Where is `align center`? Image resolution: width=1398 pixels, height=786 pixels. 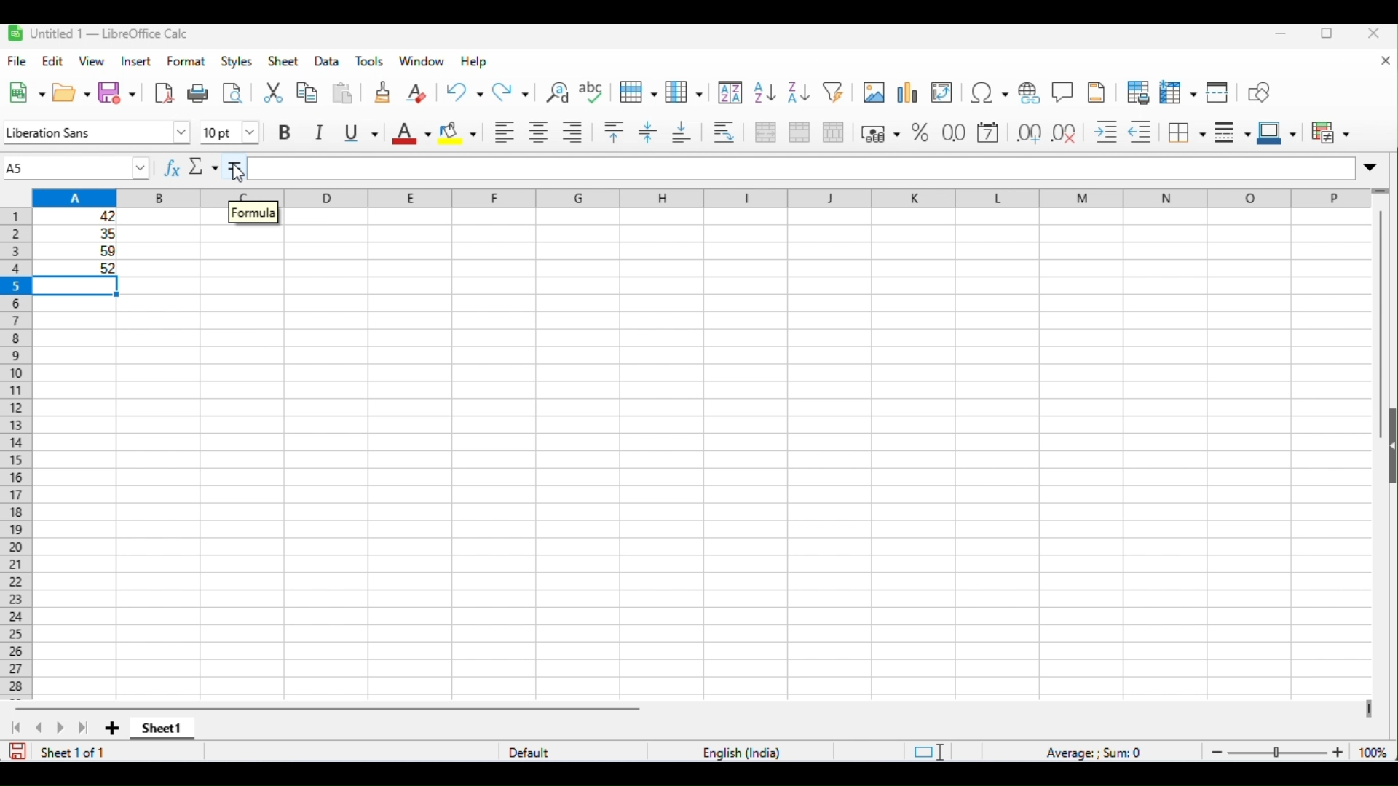
align center is located at coordinates (537, 132).